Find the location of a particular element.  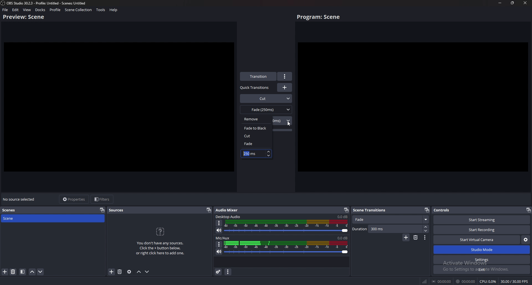

Delete sources is located at coordinates (119, 272).